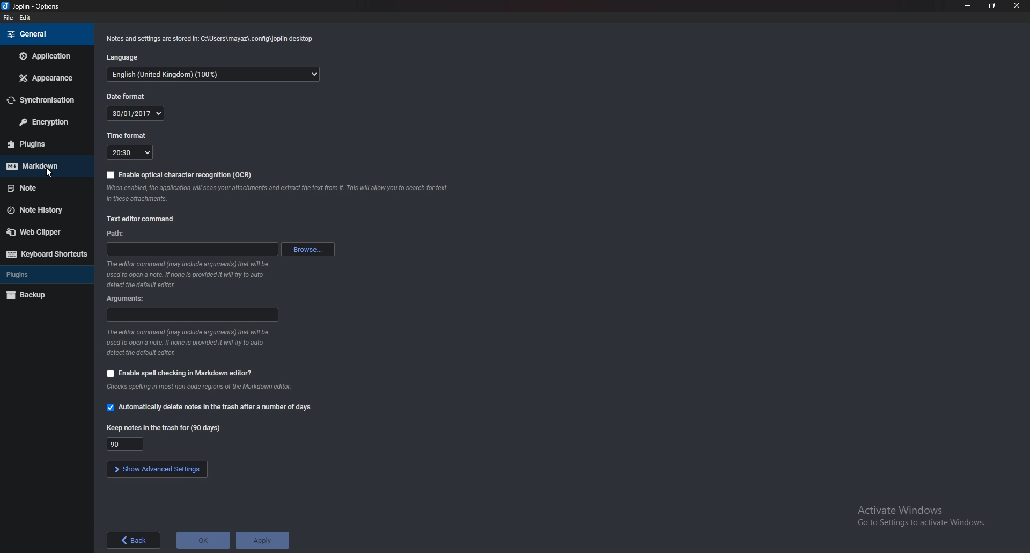 The width and height of the screenshot is (1030, 553). Describe the element at coordinates (40, 144) in the screenshot. I see `Plugins` at that location.